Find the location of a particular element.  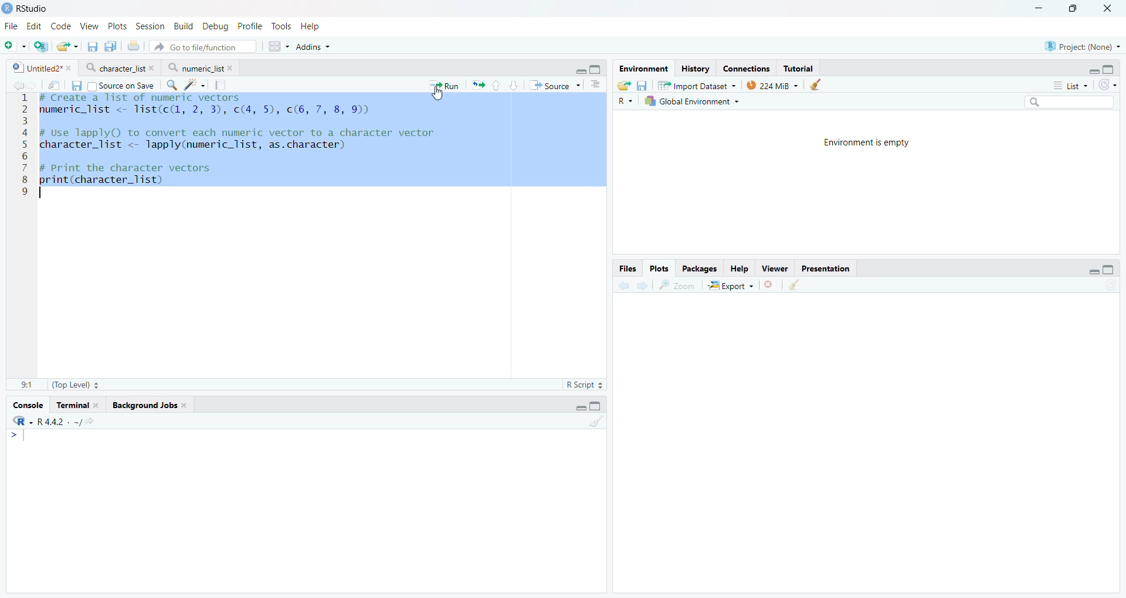

Profile is located at coordinates (250, 26).